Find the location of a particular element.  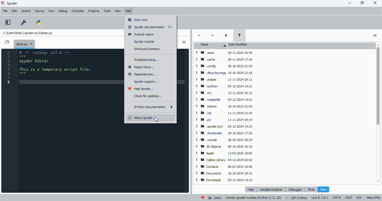

inline is located at coordinates (215, 198).